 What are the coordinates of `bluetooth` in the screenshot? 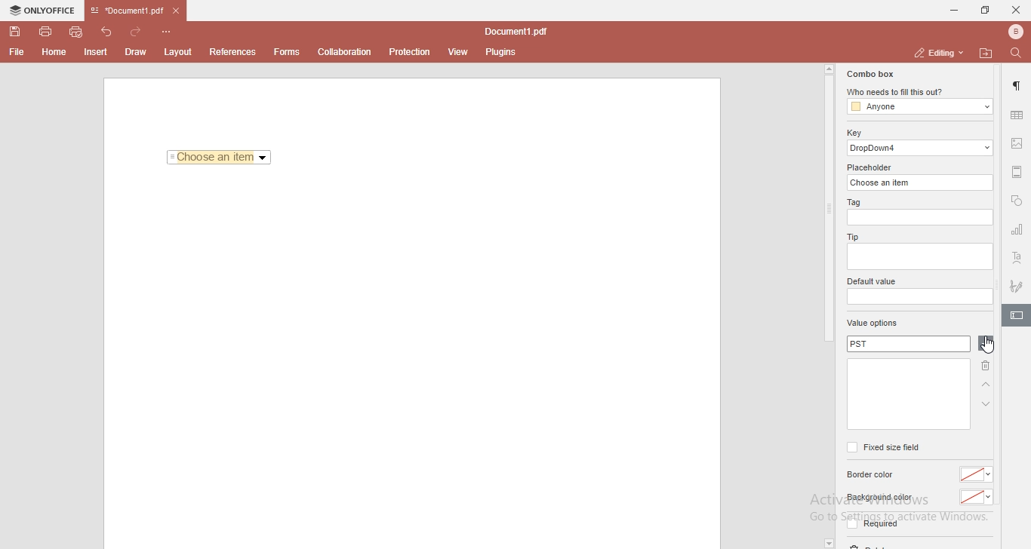 It's located at (1011, 32).